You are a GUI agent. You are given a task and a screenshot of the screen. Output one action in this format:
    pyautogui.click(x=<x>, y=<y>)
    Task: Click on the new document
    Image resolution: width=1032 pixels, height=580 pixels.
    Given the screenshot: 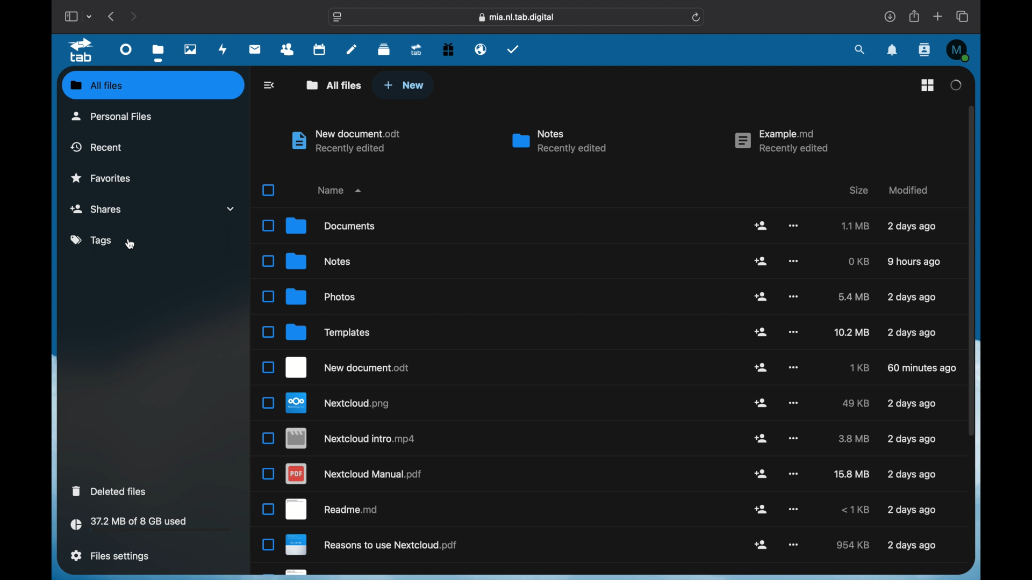 What is the action you would take?
    pyautogui.click(x=347, y=141)
    